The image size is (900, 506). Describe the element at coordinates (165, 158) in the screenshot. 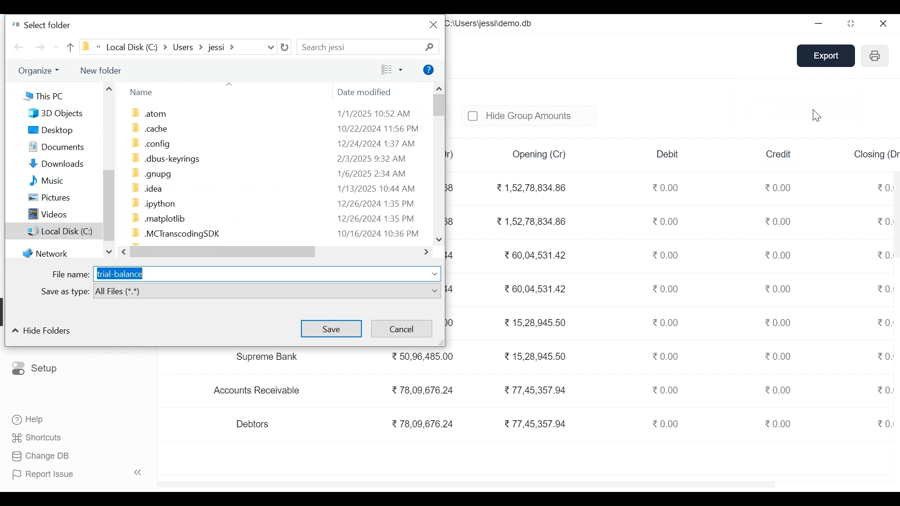

I see `.dbus-keyrings` at that location.